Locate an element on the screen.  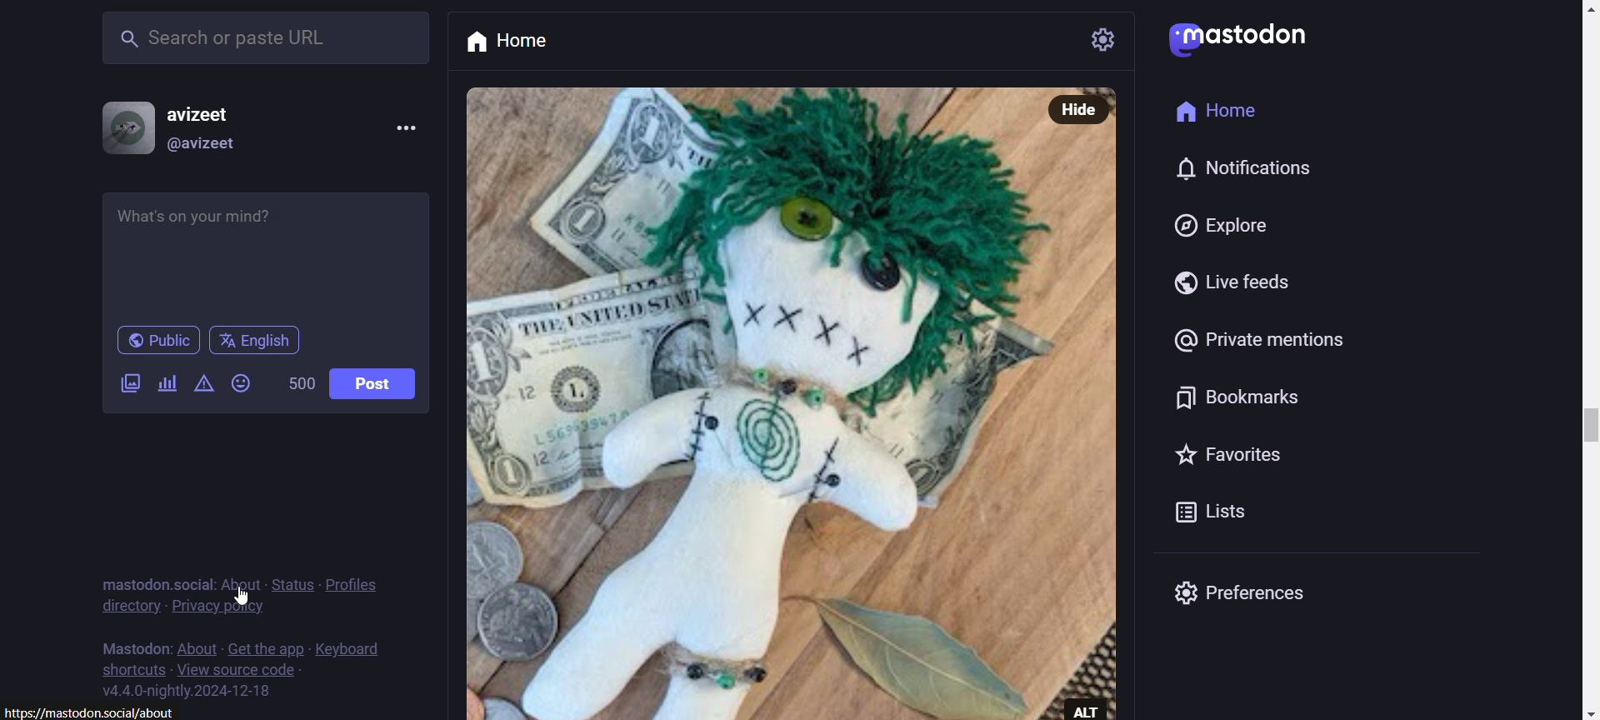
hide is located at coordinates (1082, 108).